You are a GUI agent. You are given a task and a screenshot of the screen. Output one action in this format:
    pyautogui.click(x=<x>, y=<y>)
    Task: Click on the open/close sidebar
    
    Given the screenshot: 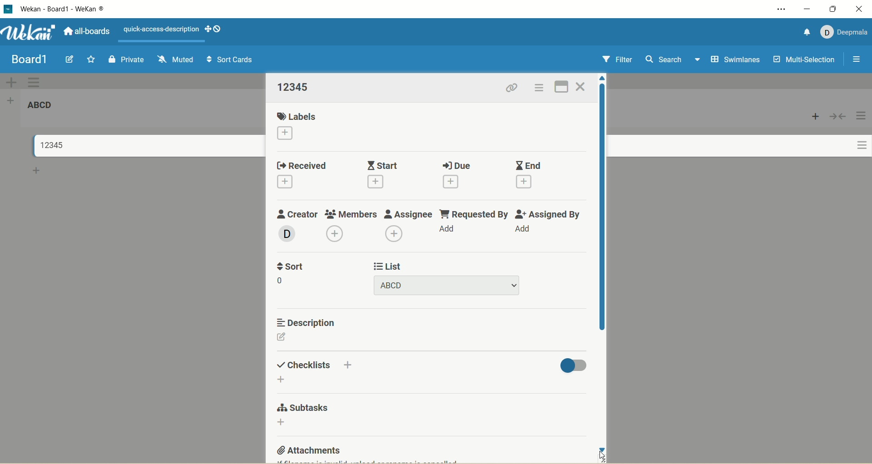 What is the action you would take?
    pyautogui.click(x=855, y=60)
    